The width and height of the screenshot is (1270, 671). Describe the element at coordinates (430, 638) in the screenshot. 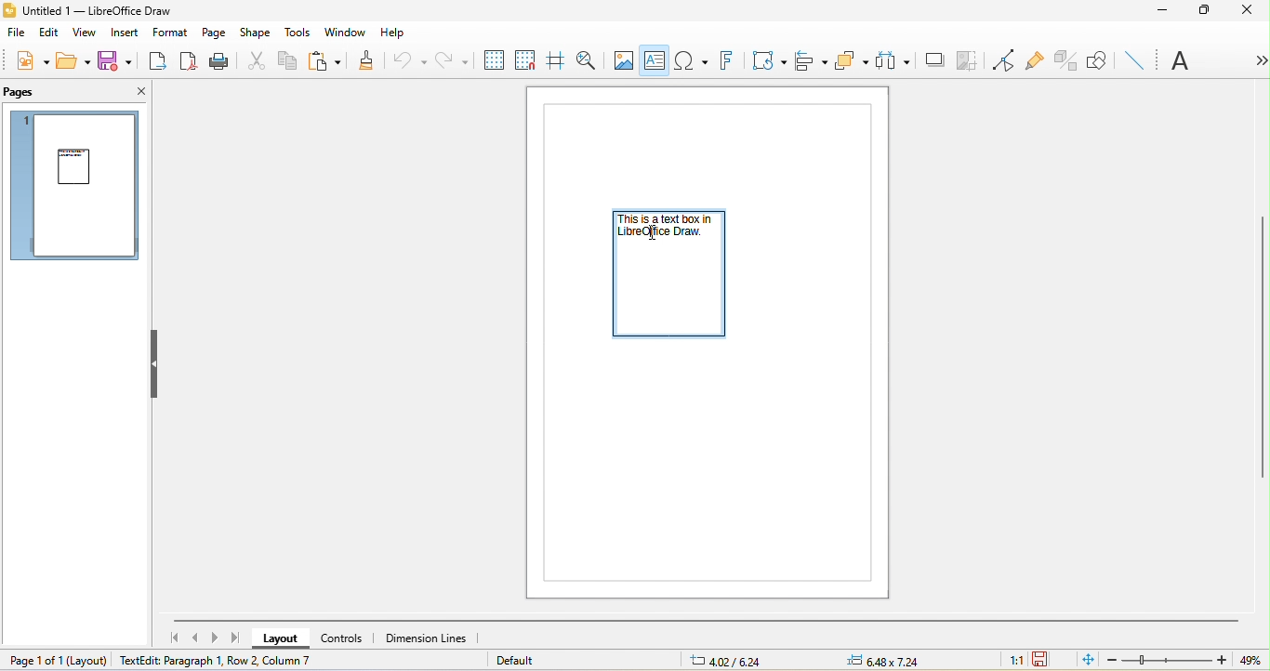

I see `dimension lines` at that location.